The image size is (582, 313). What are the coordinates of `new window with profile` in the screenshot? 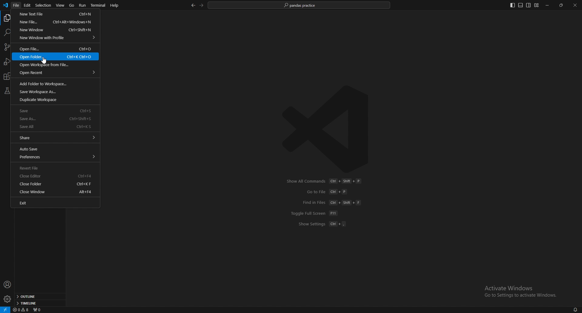 It's located at (56, 38).